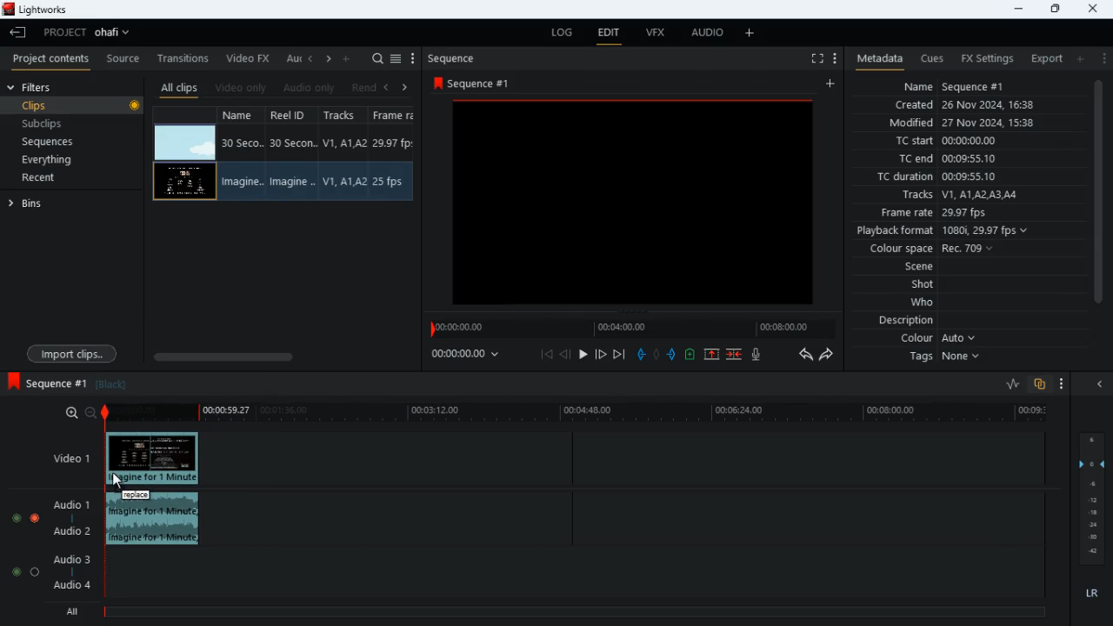  Describe the element at coordinates (835, 57) in the screenshot. I see `more` at that location.